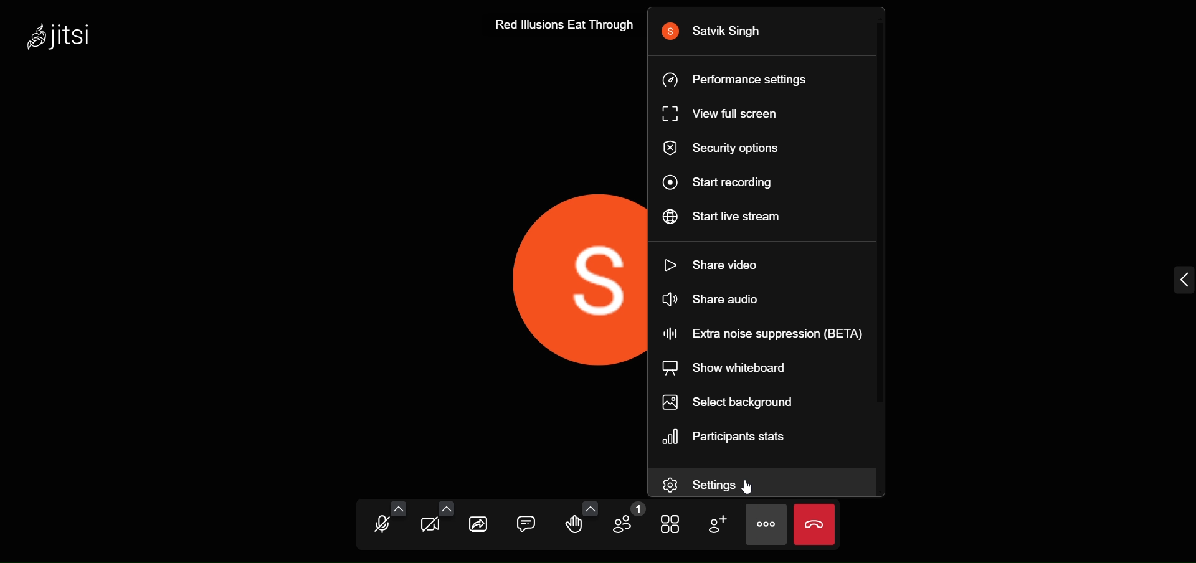 The height and width of the screenshot is (563, 1196). What do you see at coordinates (572, 527) in the screenshot?
I see `raise hand` at bounding box center [572, 527].